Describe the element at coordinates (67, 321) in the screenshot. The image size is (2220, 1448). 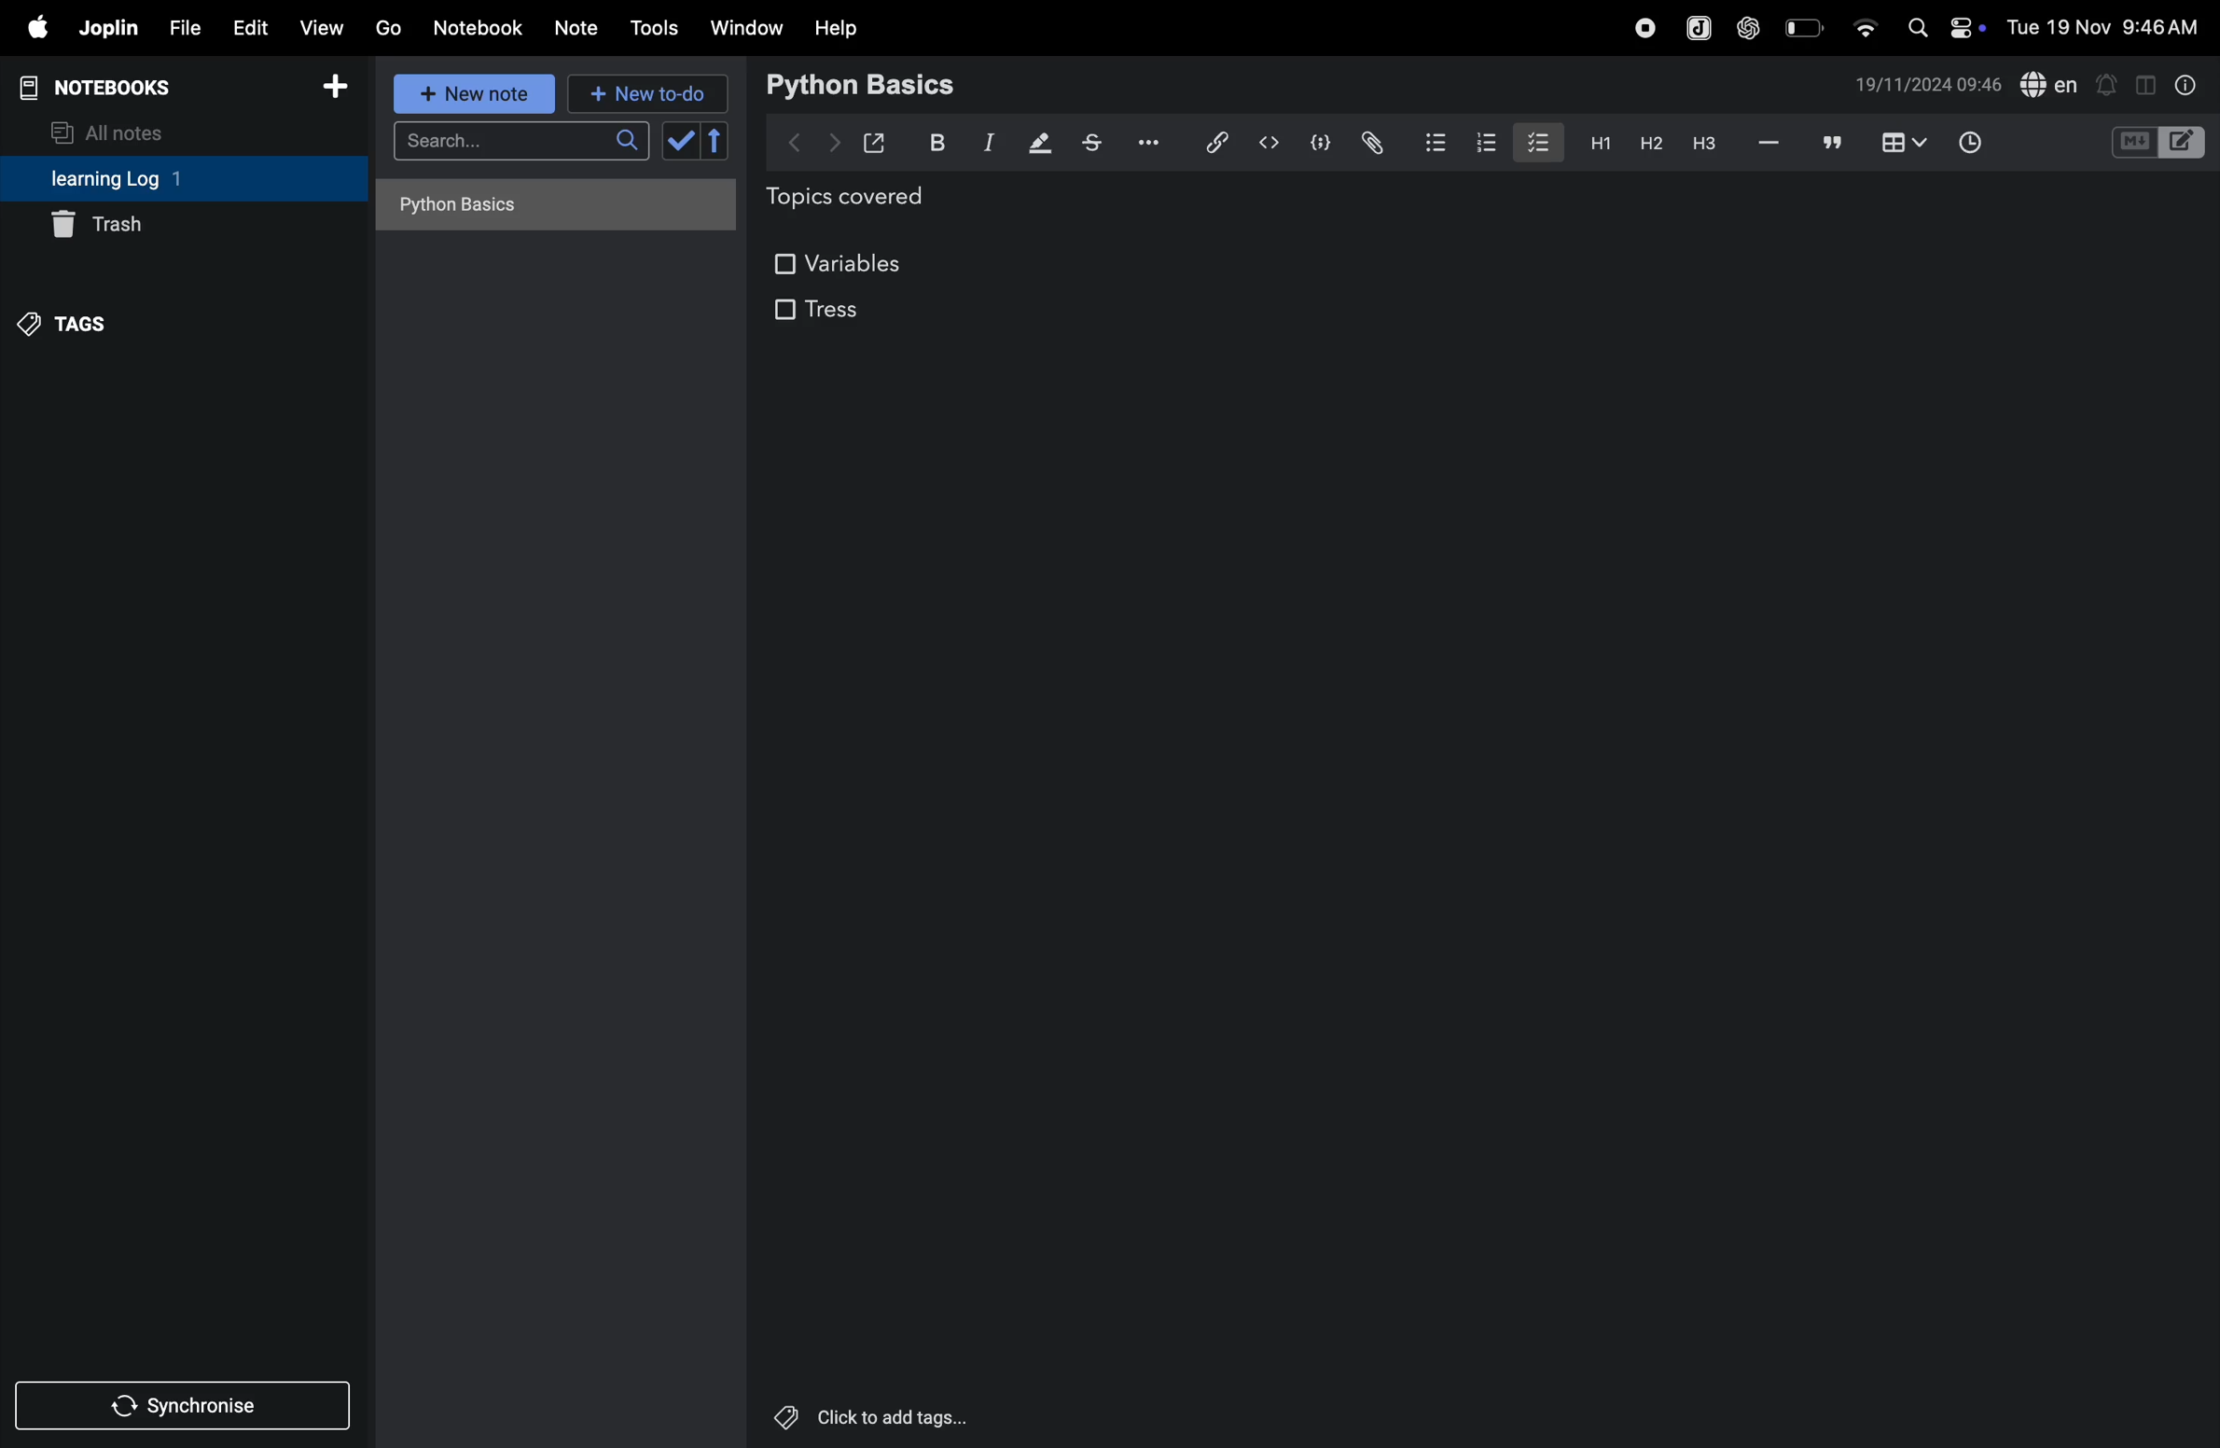
I see `tags` at that location.